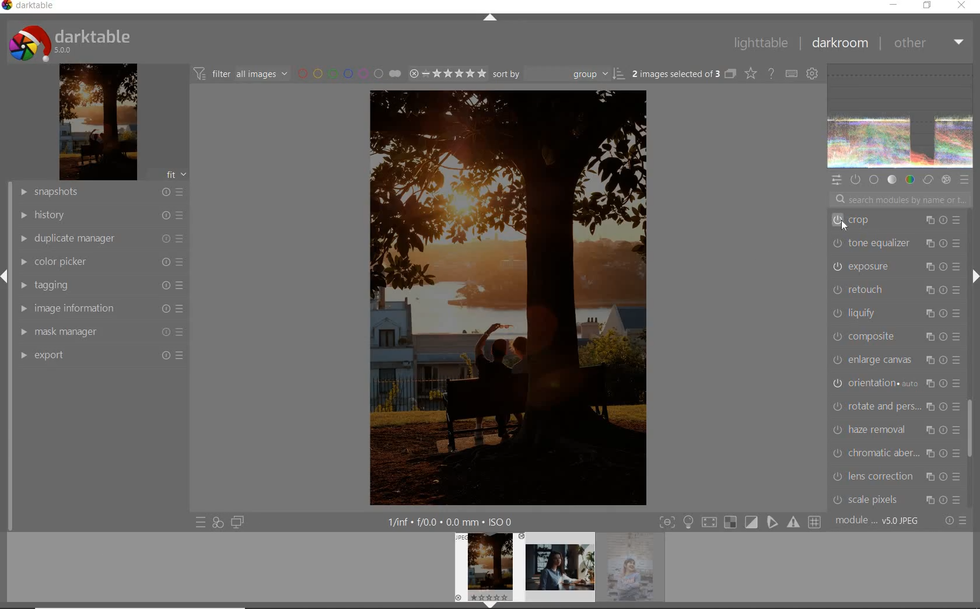 This screenshot has width=980, height=609. Describe the element at coordinates (897, 313) in the screenshot. I see `liquify` at that location.